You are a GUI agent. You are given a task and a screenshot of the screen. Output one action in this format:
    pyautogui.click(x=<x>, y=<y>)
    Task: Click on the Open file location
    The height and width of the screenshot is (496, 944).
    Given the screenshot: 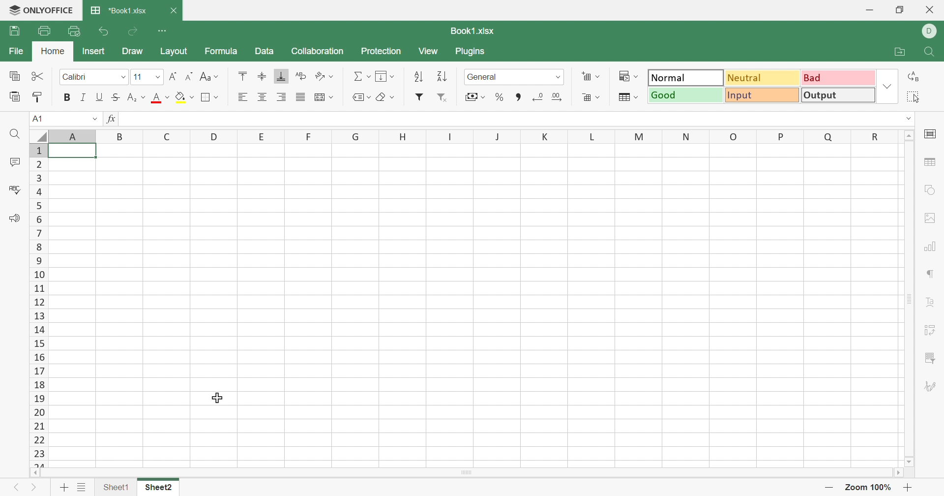 What is the action you would take?
    pyautogui.click(x=900, y=52)
    